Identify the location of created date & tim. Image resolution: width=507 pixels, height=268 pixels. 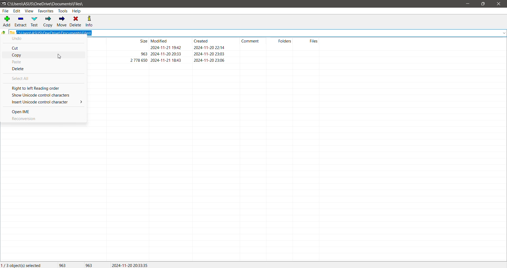
(210, 54).